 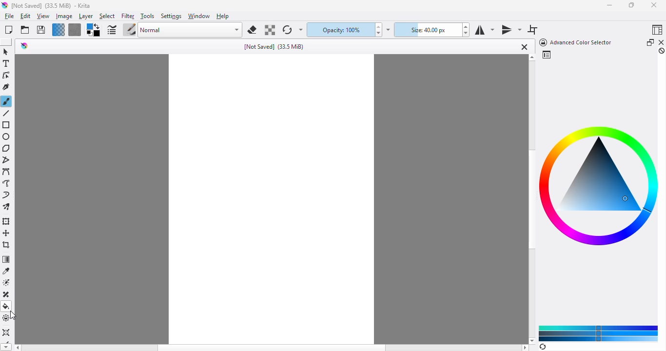 I want to click on reload original preset, so click(x=288, y=30).